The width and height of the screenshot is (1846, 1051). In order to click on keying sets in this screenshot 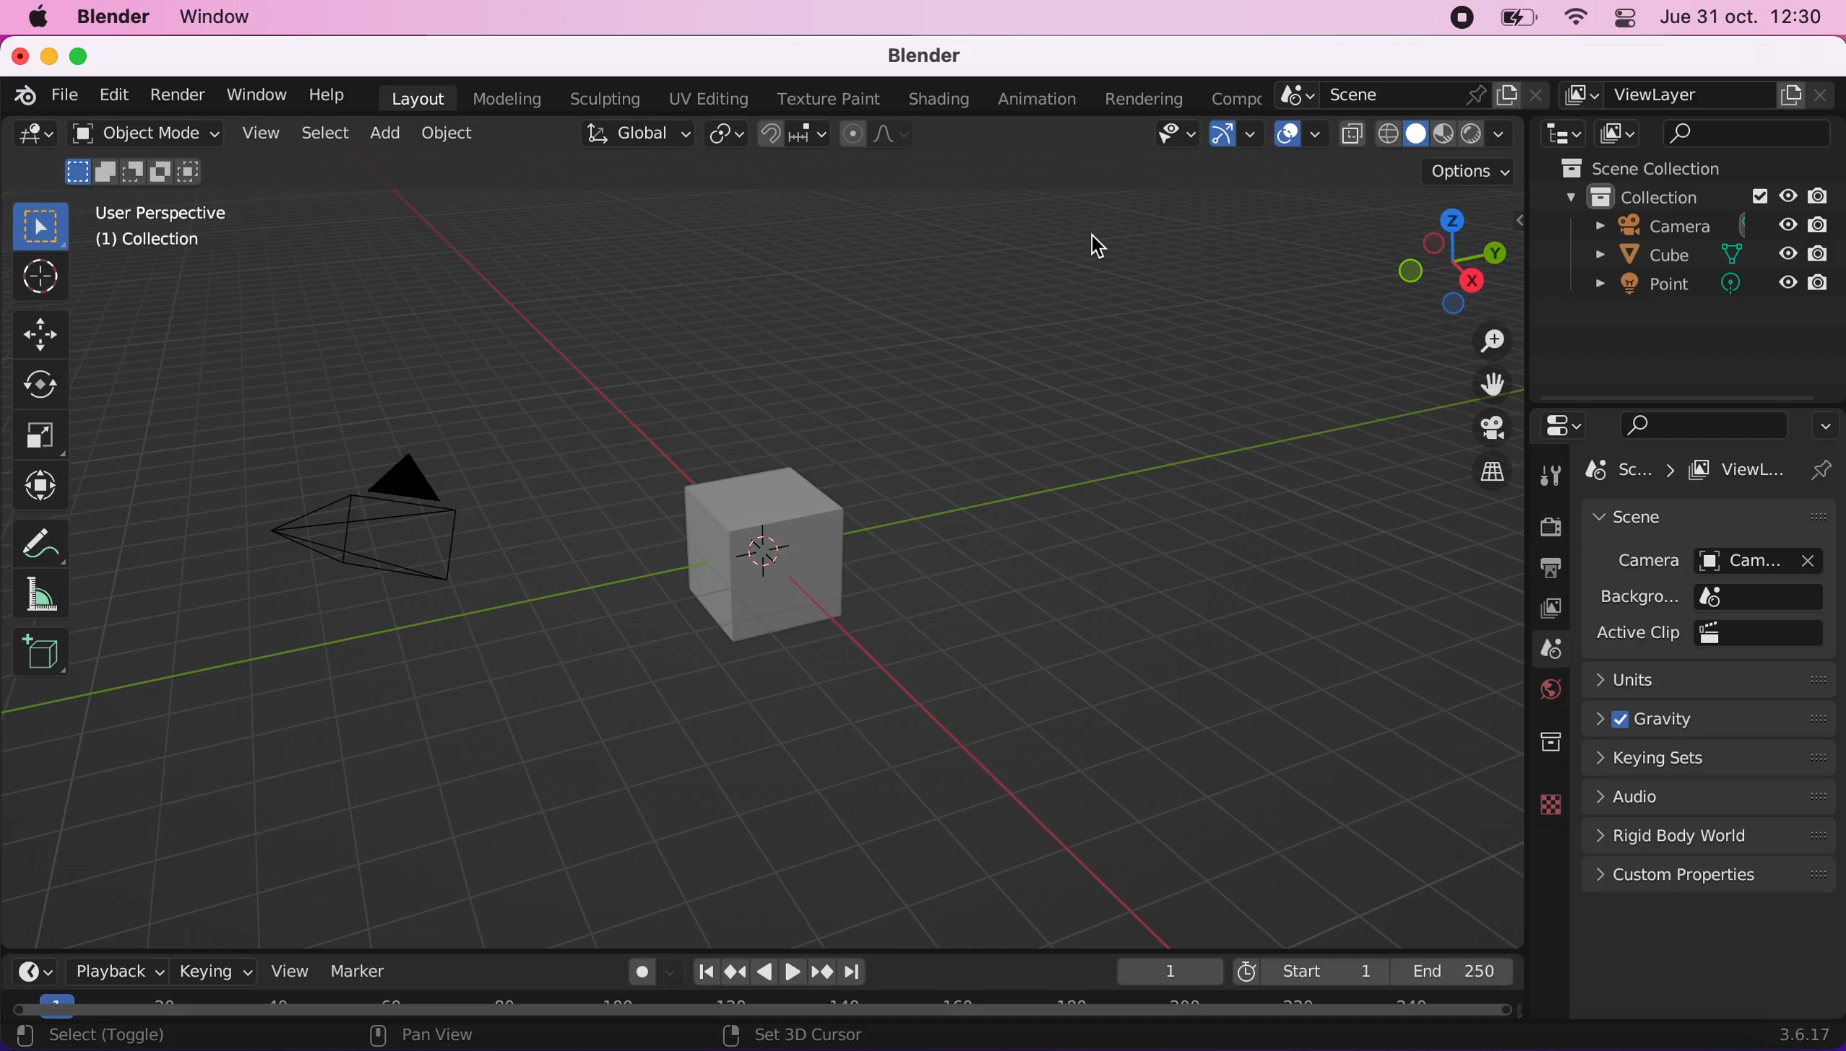, I will do `click(1712, 761)`.